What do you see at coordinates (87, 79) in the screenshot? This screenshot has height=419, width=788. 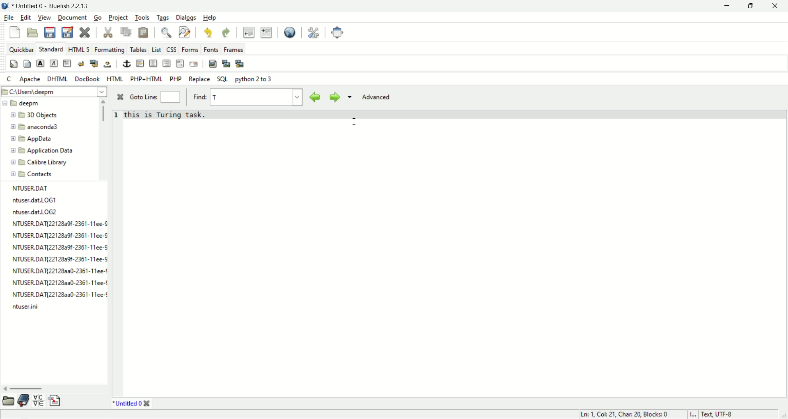 I see `DocBook` at bounding box center [87, 79].